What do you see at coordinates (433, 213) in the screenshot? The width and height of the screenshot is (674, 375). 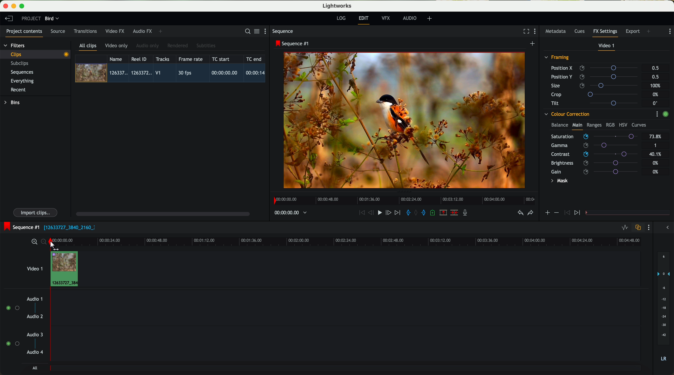 I see `add a cue at the current position` at bounding box center [433, 213].